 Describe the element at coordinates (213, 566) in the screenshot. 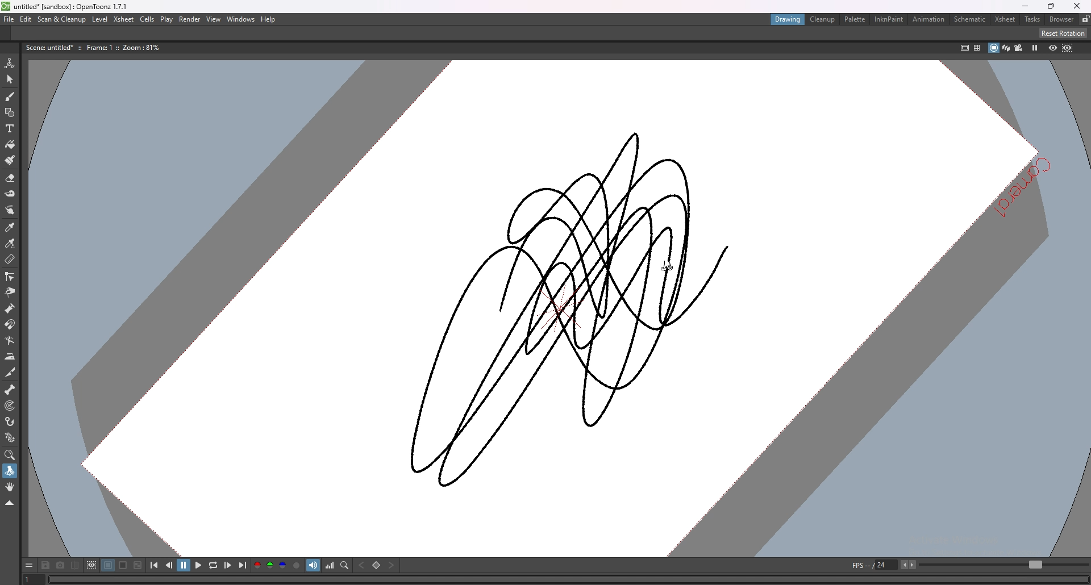

I see `loop` at that location.